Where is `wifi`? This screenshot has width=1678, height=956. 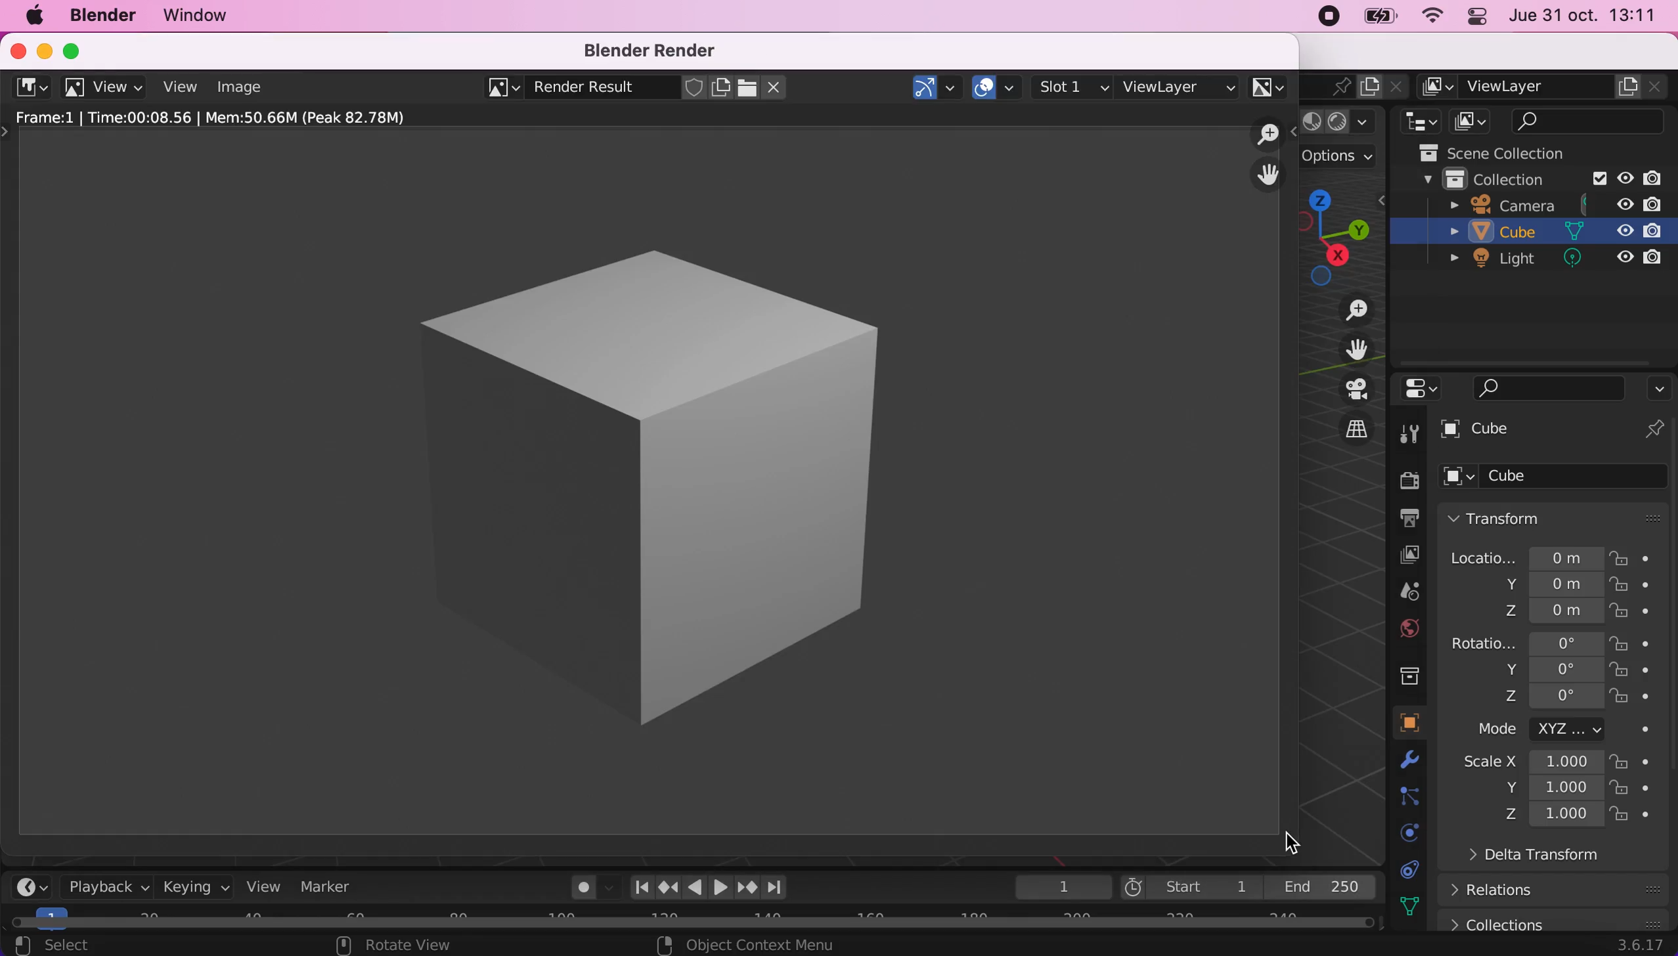
wifi is located at coordinates (1435, 16).